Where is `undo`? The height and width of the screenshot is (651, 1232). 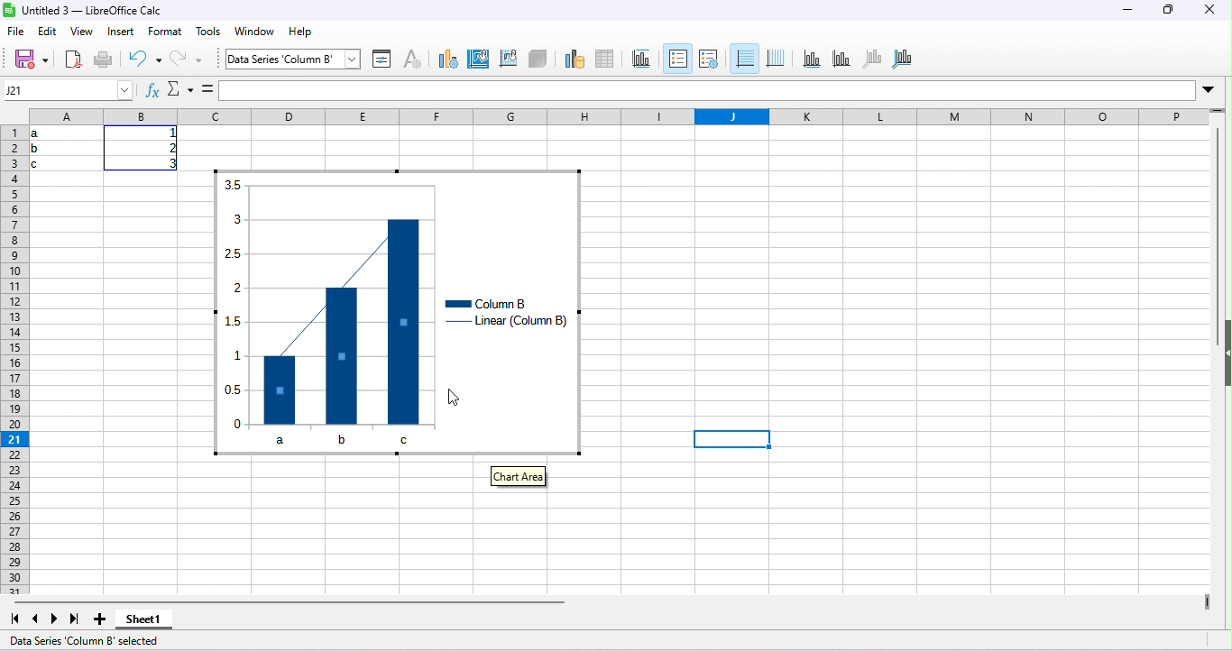
undo is located at coordinates (147, 63).